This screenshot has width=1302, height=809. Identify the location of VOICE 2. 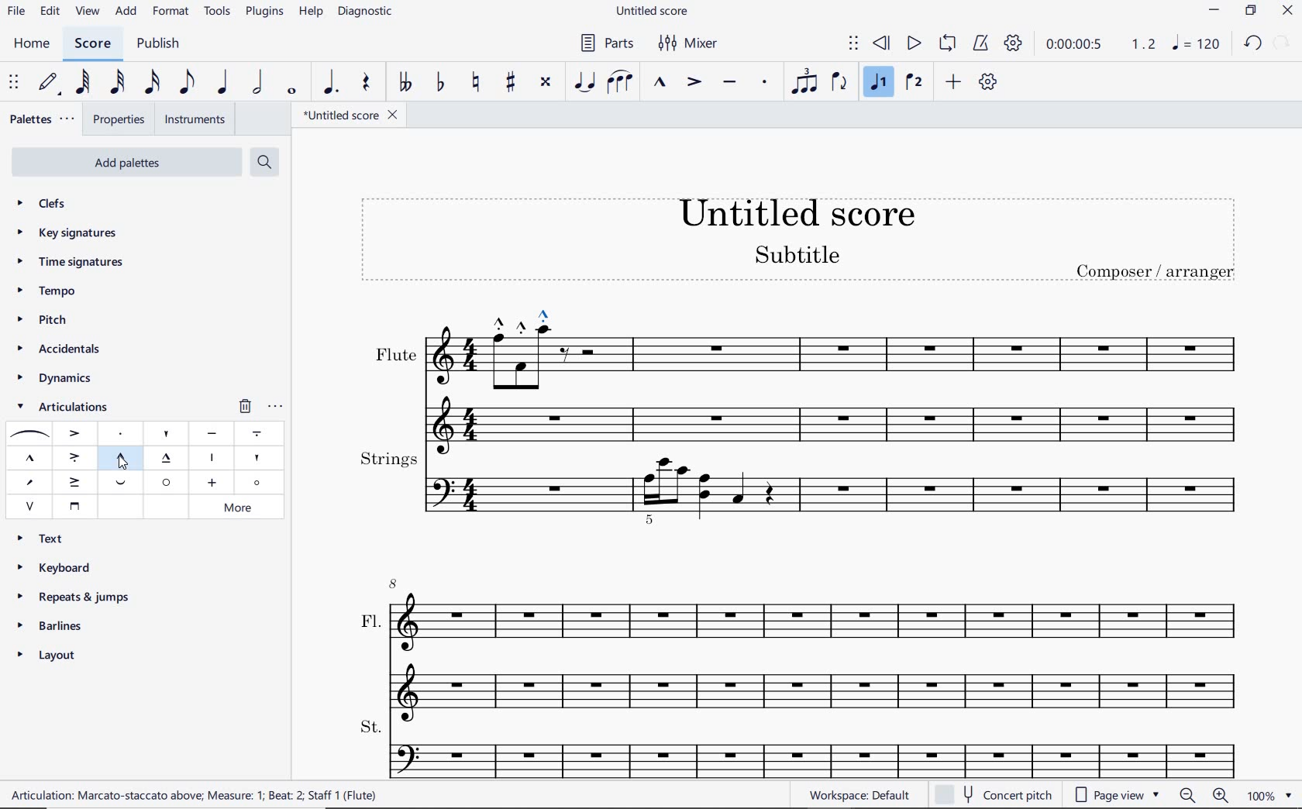
(913, 83).